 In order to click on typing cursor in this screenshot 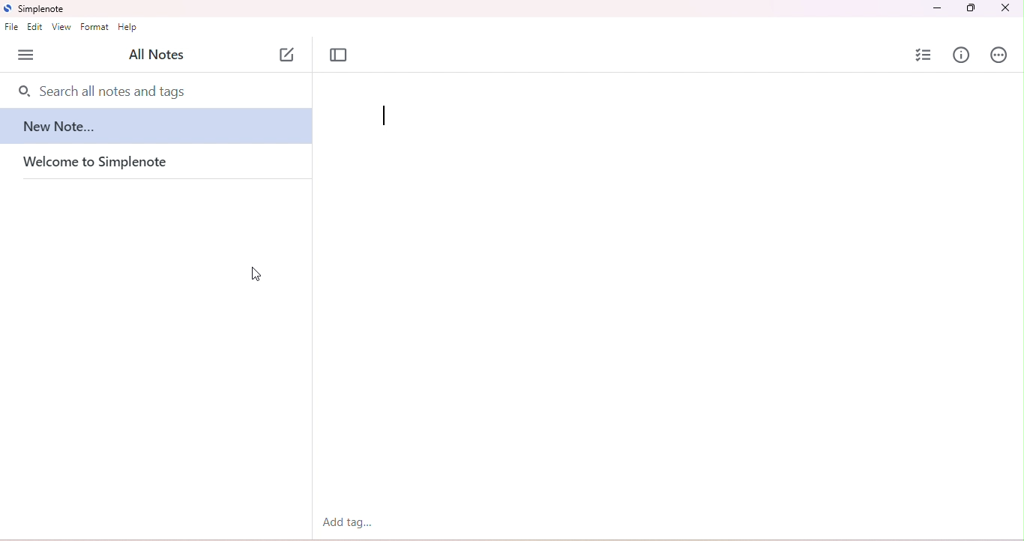, I will do `click(385, 116)`.